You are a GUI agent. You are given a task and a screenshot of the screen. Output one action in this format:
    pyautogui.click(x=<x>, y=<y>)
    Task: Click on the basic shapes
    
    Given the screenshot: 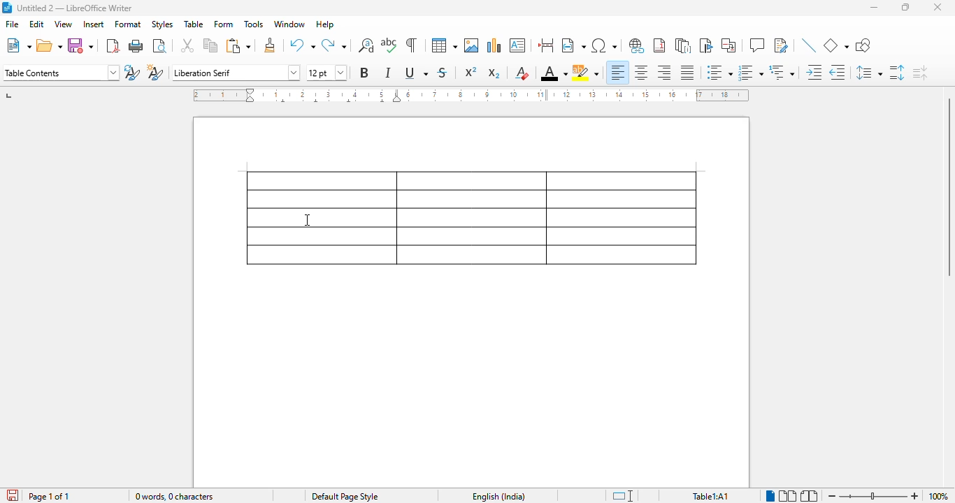 What is the action you would take?
    pyautogui.click(x=836, y=45)
    